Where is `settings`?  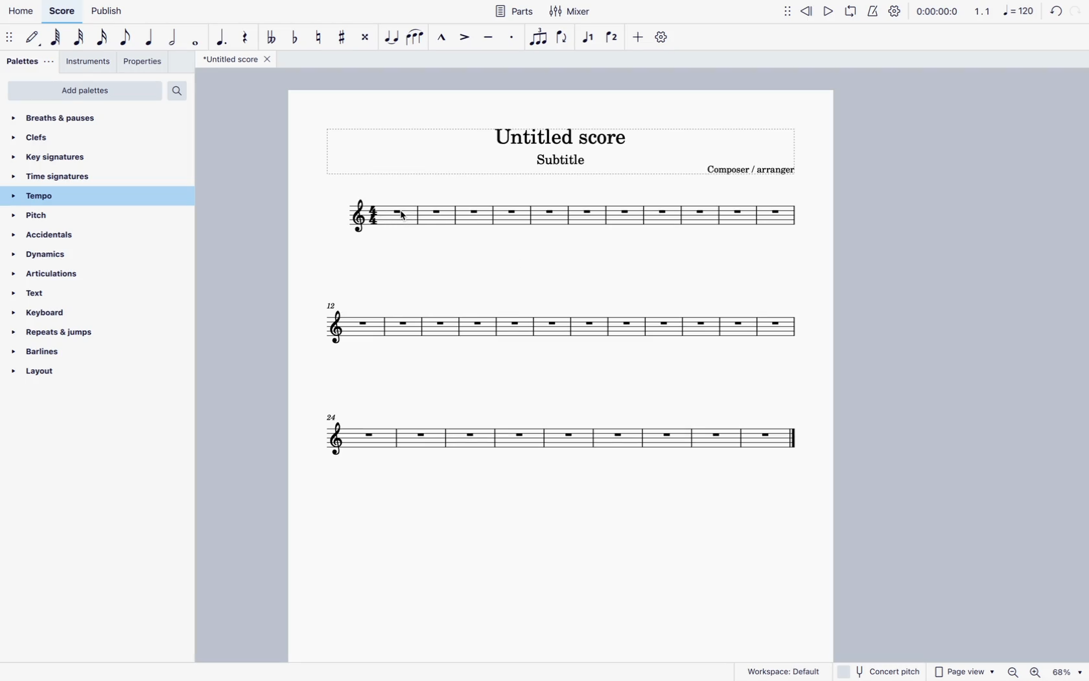 settings is located at coordinates (897, 10).